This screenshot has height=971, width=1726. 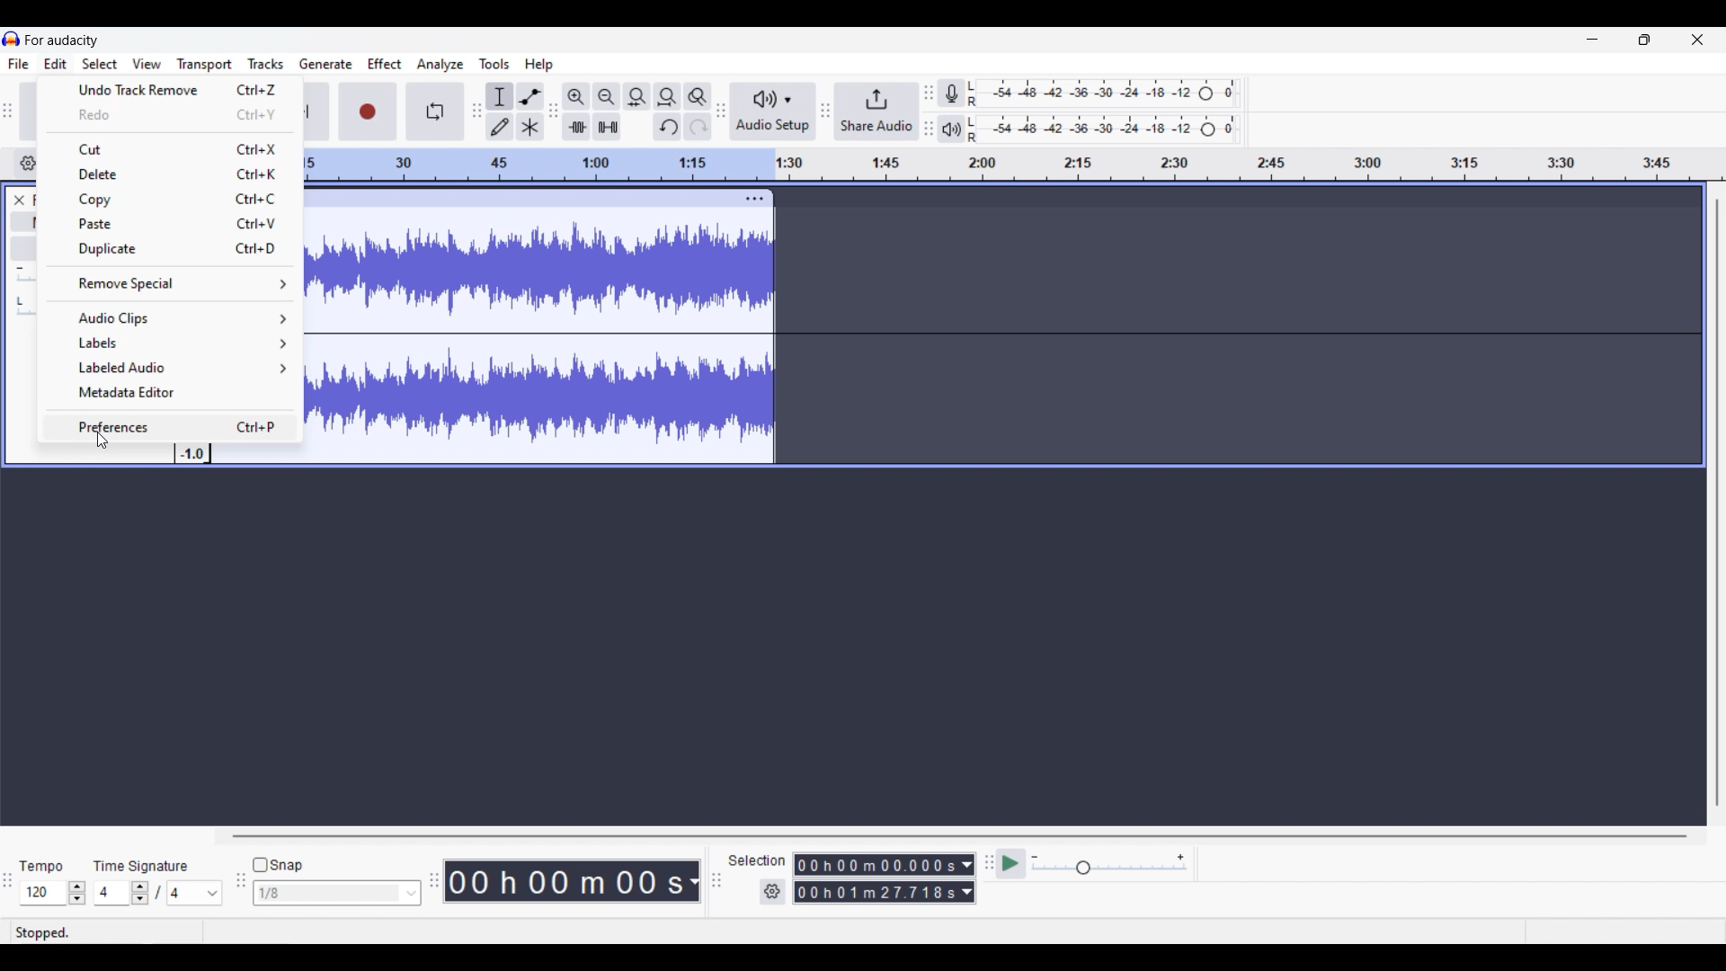 What do you see at coordinates (1698, 40) in the screenshot?
I see `Close interface` at bounding box center [1698, 40].